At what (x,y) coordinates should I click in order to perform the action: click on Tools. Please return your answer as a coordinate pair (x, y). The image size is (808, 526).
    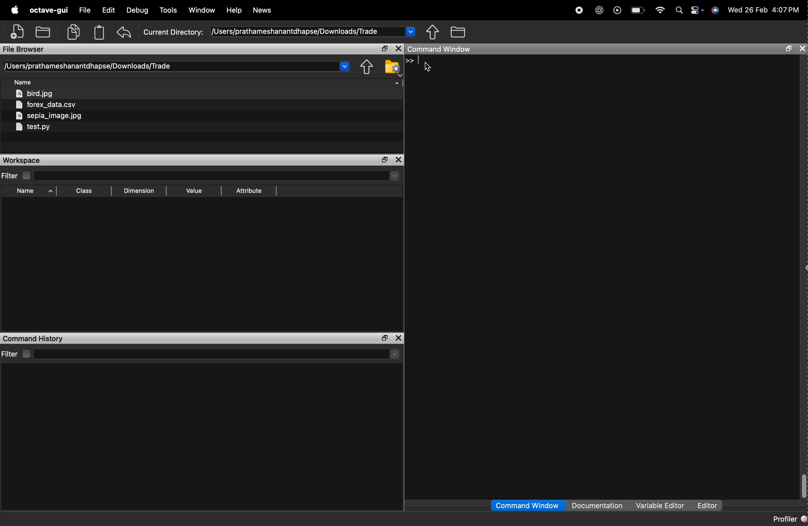
    Looking at the image, I should click on (169, 11).